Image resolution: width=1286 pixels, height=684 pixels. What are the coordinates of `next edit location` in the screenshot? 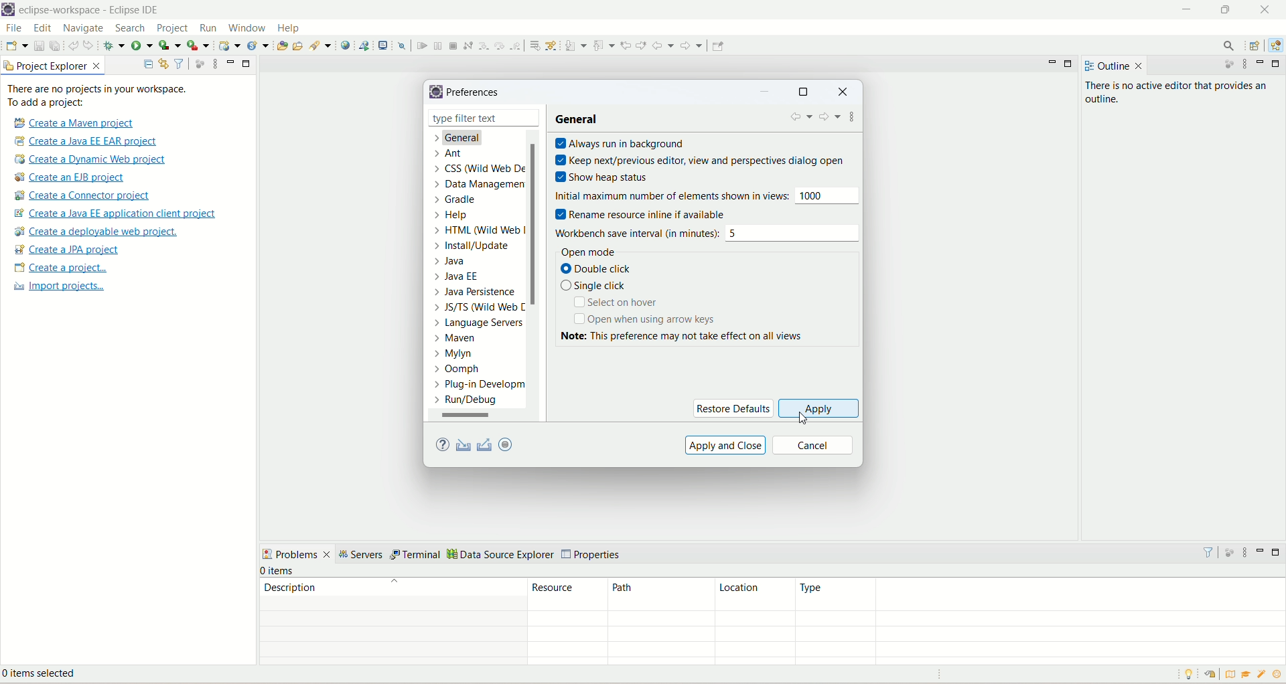 It's located at (641, 44).